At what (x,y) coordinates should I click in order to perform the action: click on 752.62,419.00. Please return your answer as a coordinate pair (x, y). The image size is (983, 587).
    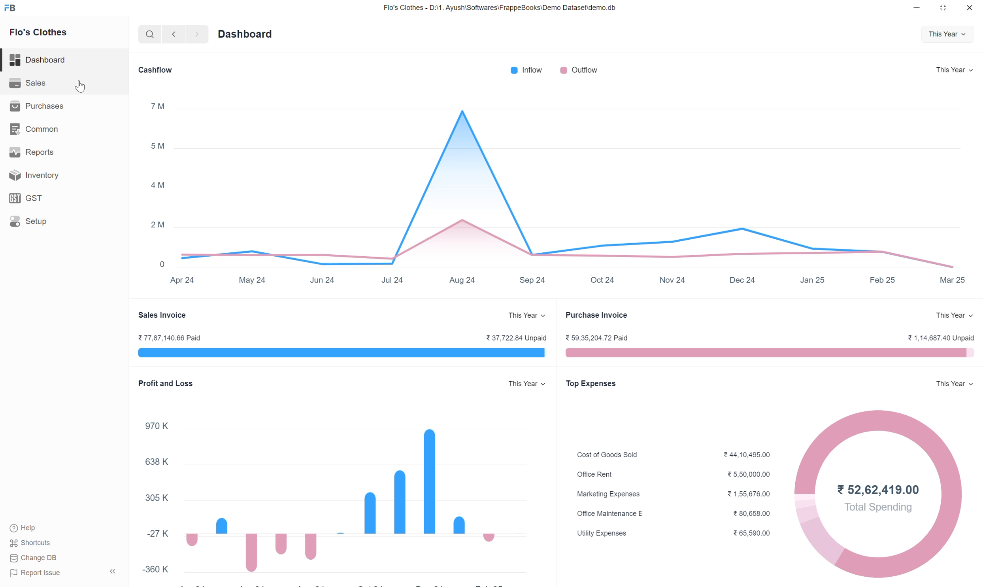
    Looking at the image, I should click on (879, 488).